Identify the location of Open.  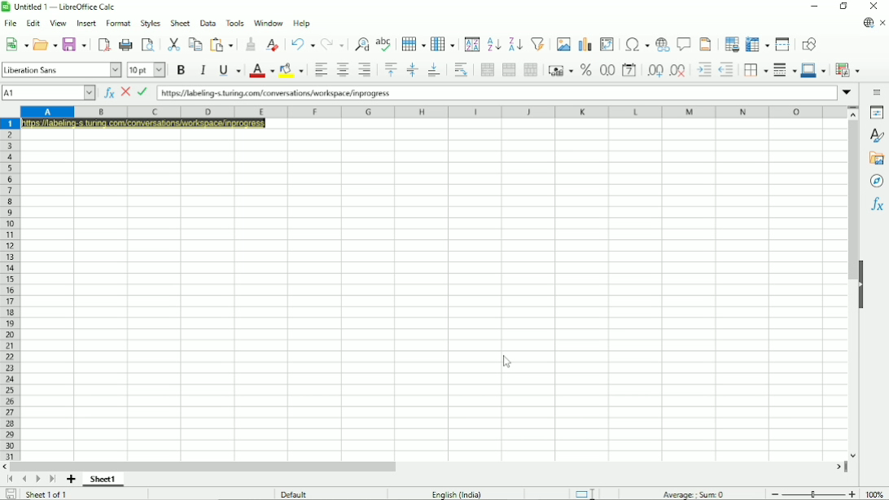
(45, 43).